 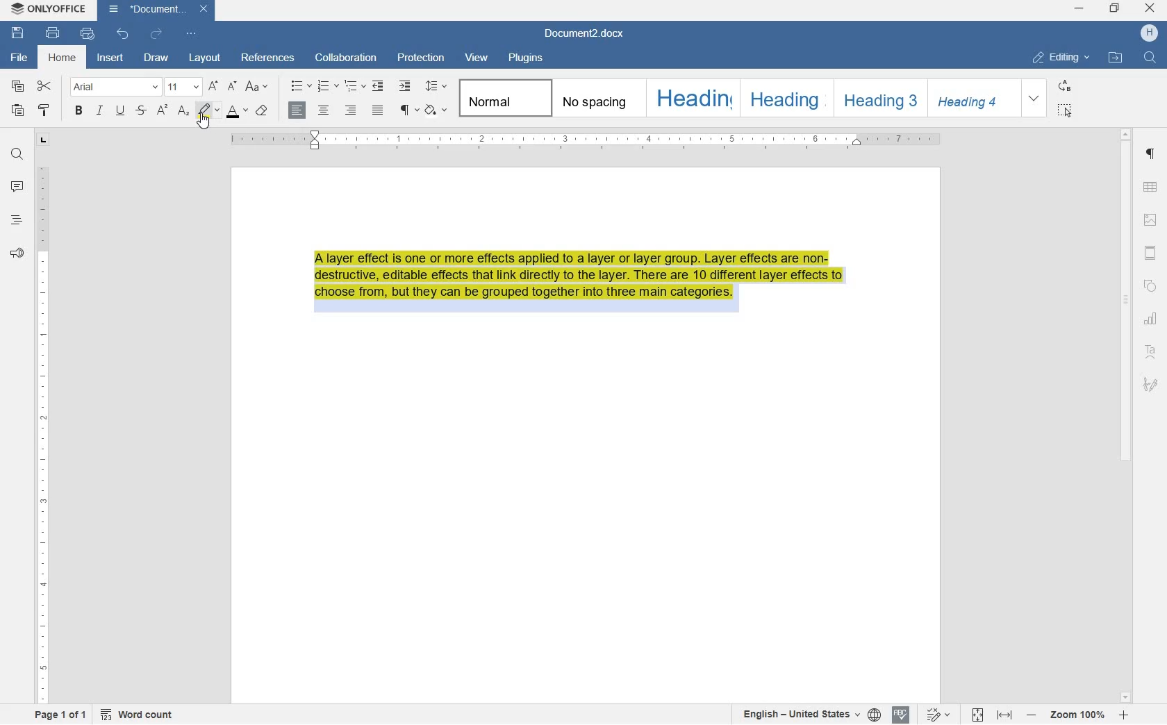 I want to click on PARAGRAPH LINE SPACING, so click(x=436, y=87).